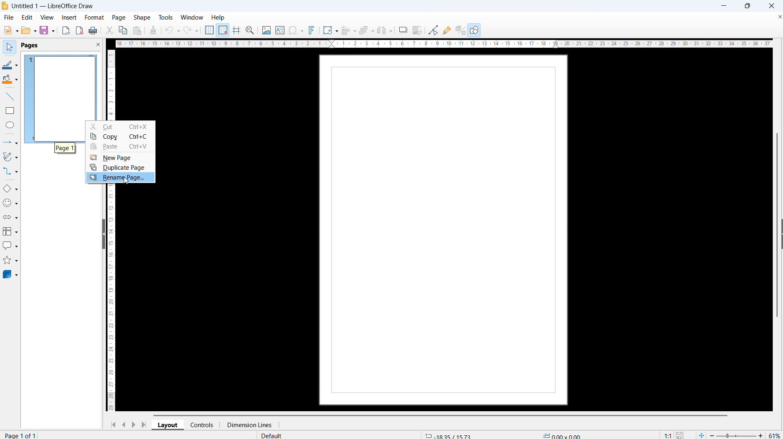 This screenshot has height=439, width=783. I want to click on document title, so click(54, 7).